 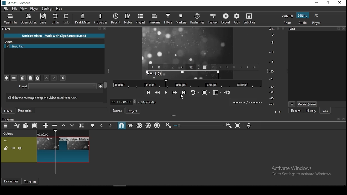 I want to click on jobs, so click(x=237, y=19).